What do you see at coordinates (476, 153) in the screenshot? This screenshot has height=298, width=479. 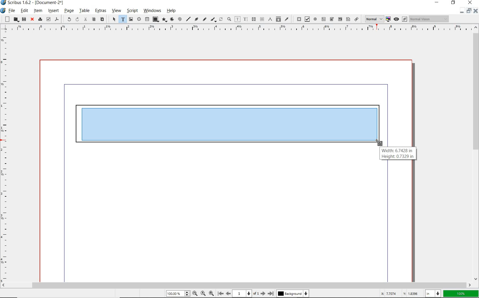 I see `scrollbar` at bounding box center [476, 153].